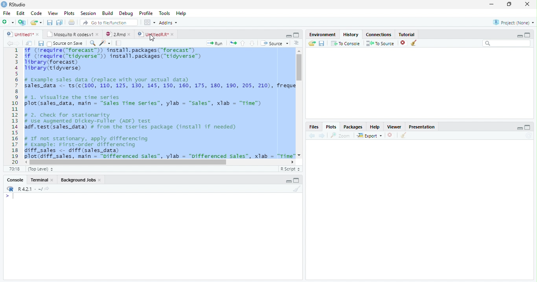 Image resolution: width=537 pixels, height=282 pixels. I want to click on Go to file/function, so click(109, 22).